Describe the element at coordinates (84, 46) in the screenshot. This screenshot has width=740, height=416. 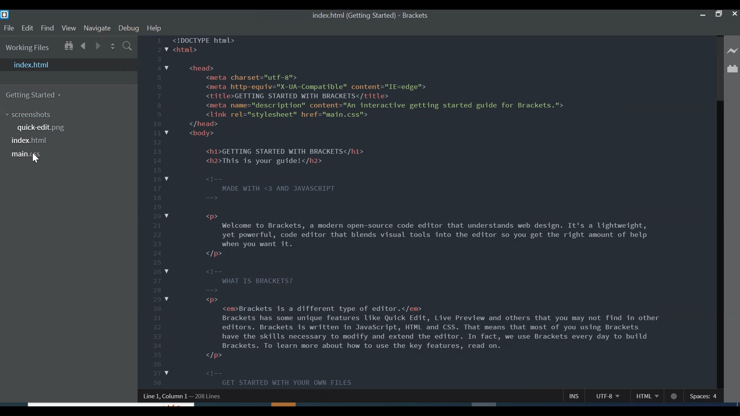
I see `Go Back ` at that location.